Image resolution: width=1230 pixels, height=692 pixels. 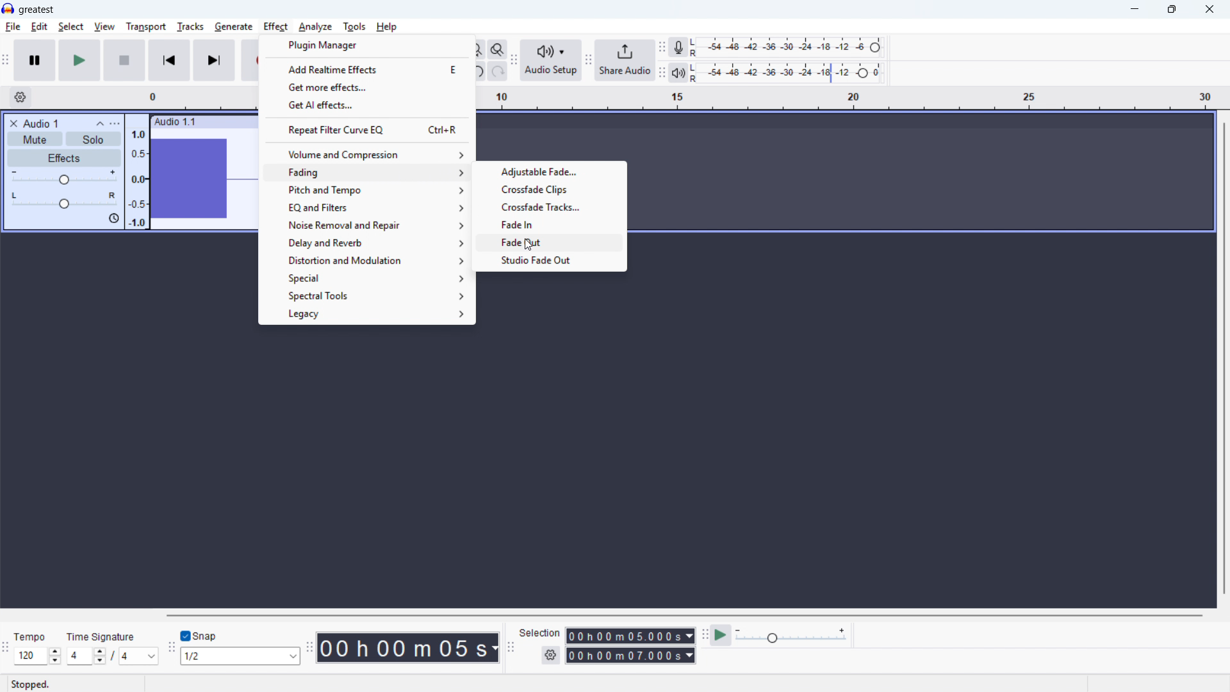 What do you see at coordinates (94, 140) in the screenshot?
I see `Solo ` at bounding box center [94, 140].